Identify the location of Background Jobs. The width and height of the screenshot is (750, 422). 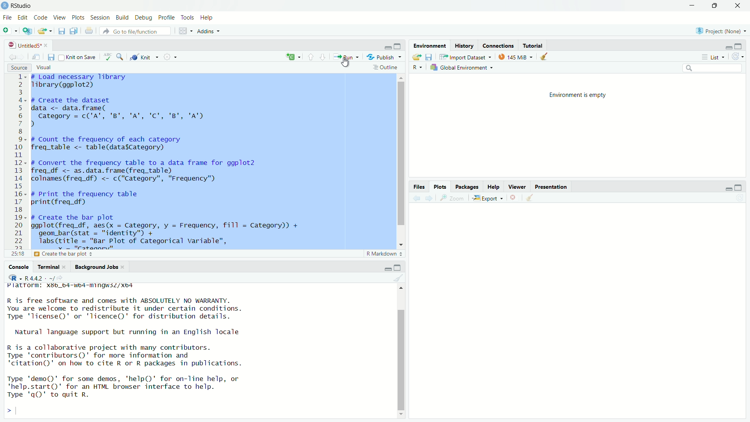
(97, 267).